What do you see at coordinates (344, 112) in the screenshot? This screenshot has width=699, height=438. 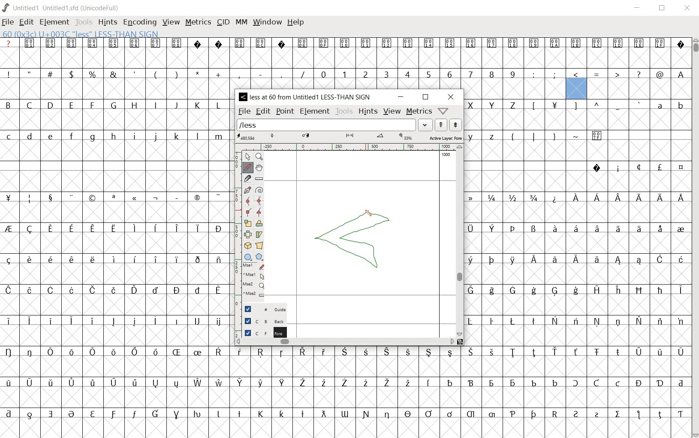 I see `tools` at bounding box center [344, 112].